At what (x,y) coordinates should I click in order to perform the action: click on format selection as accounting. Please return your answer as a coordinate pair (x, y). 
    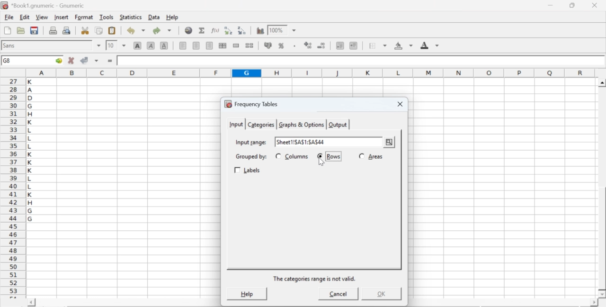
    Looking at the image, I should click on (268, 45).